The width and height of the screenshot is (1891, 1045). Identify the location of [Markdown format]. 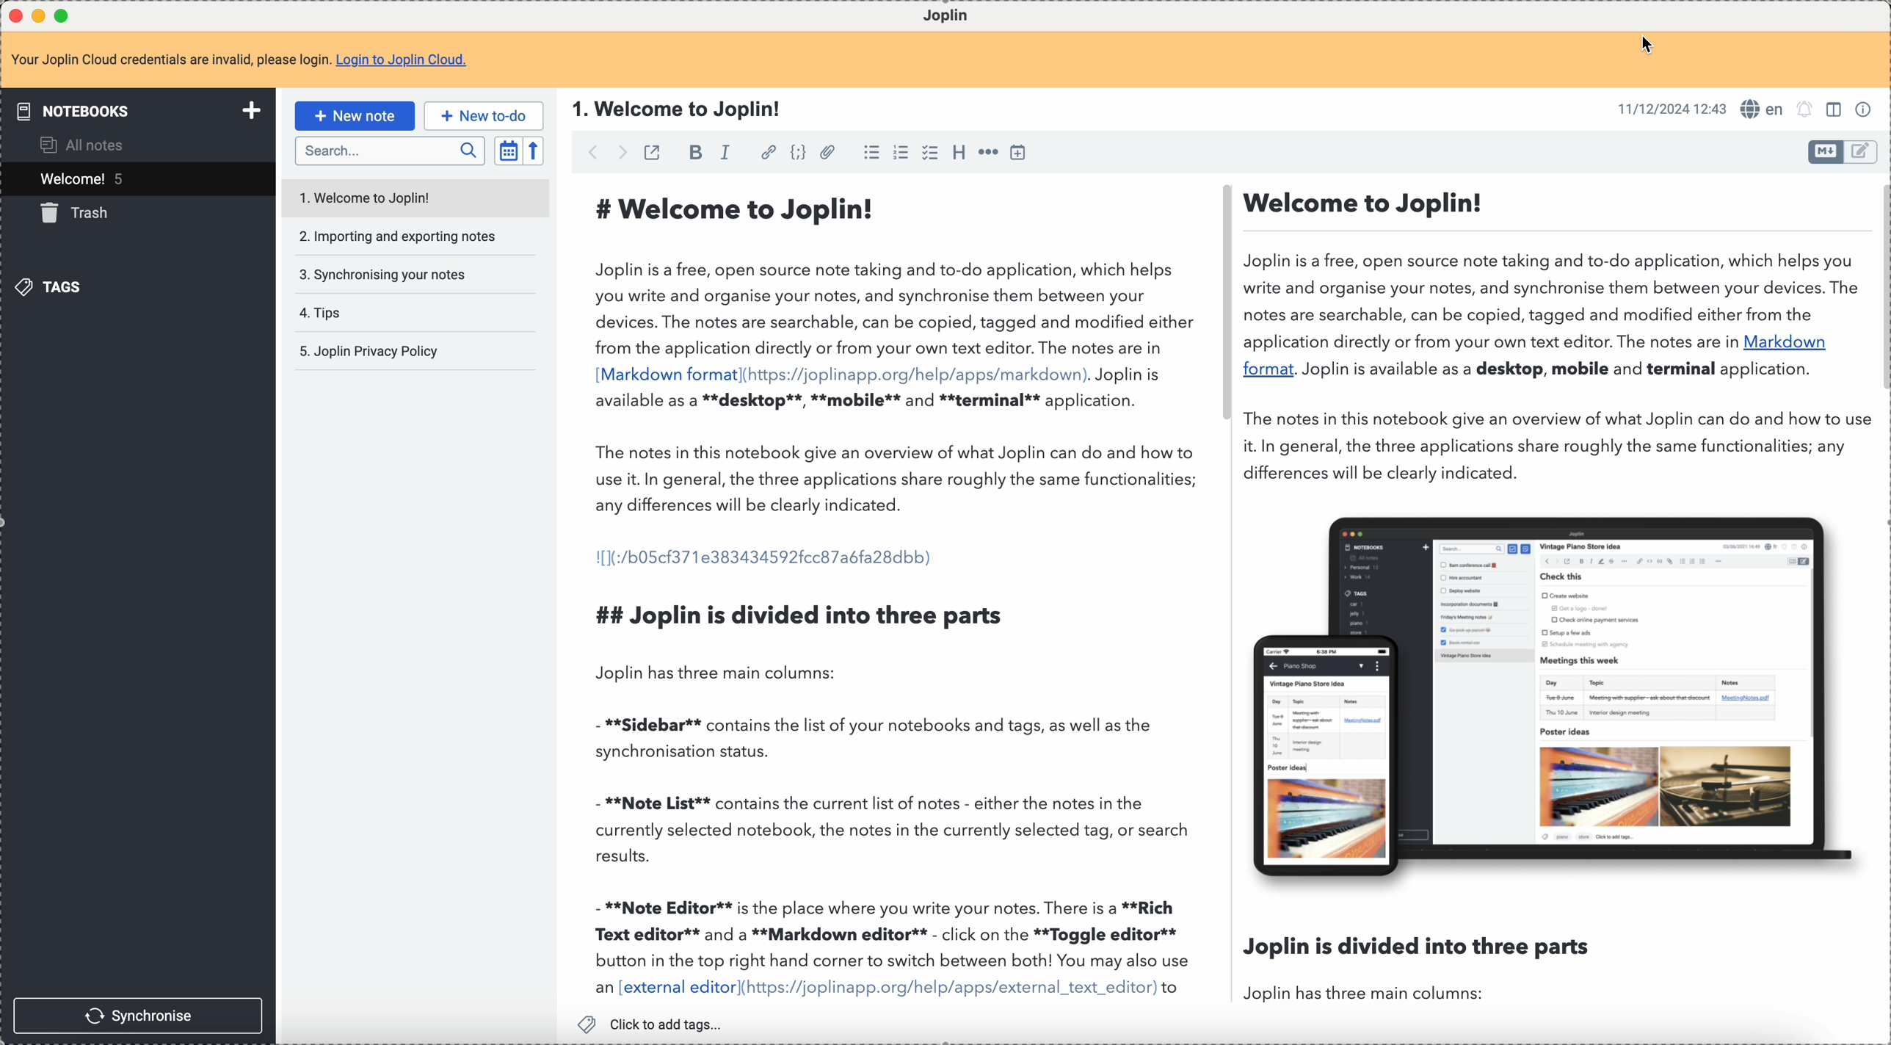
(667, 374).